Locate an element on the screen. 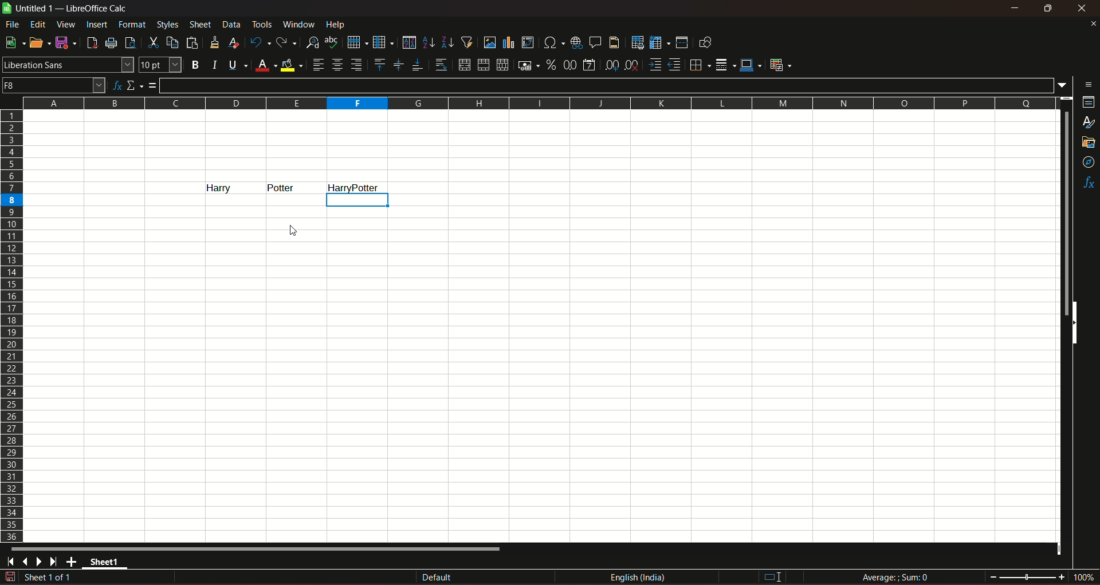 The image size is (1100, 585). selection is located at coordinates (359, 201).